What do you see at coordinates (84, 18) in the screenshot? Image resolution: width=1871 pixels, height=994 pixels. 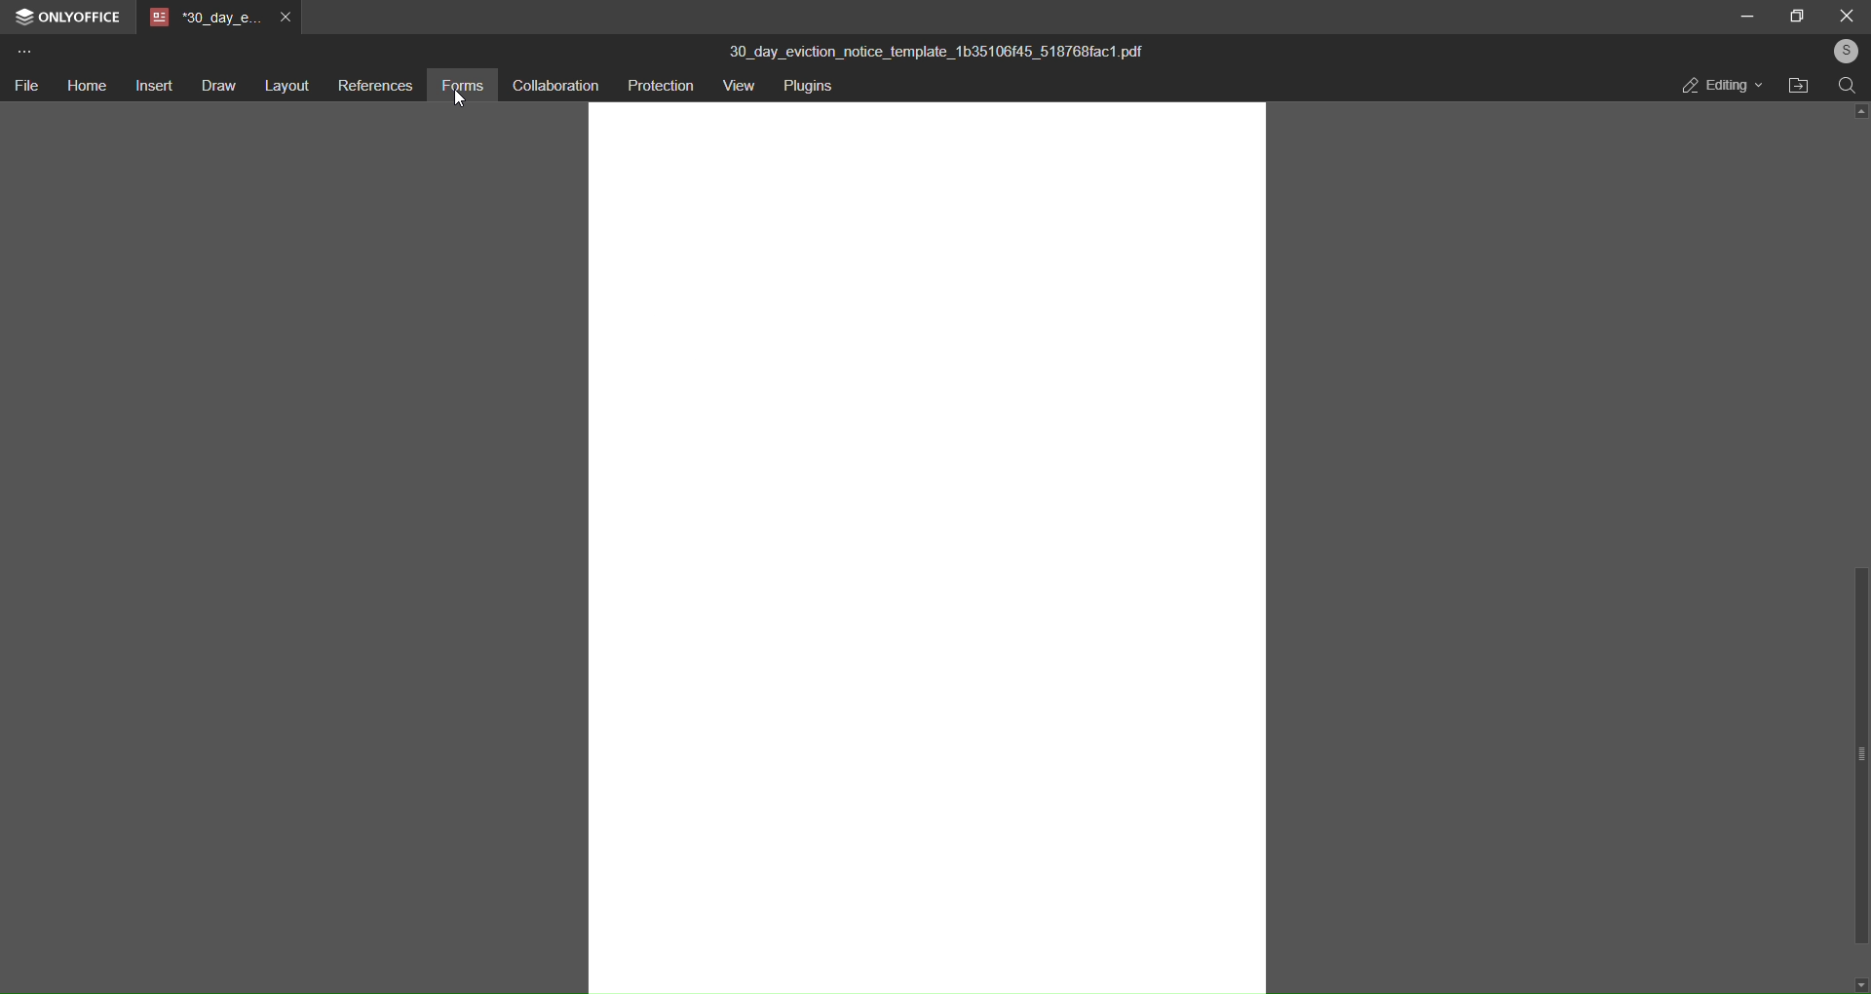 I see `onlyoffice` at bounding box center [84, 18].